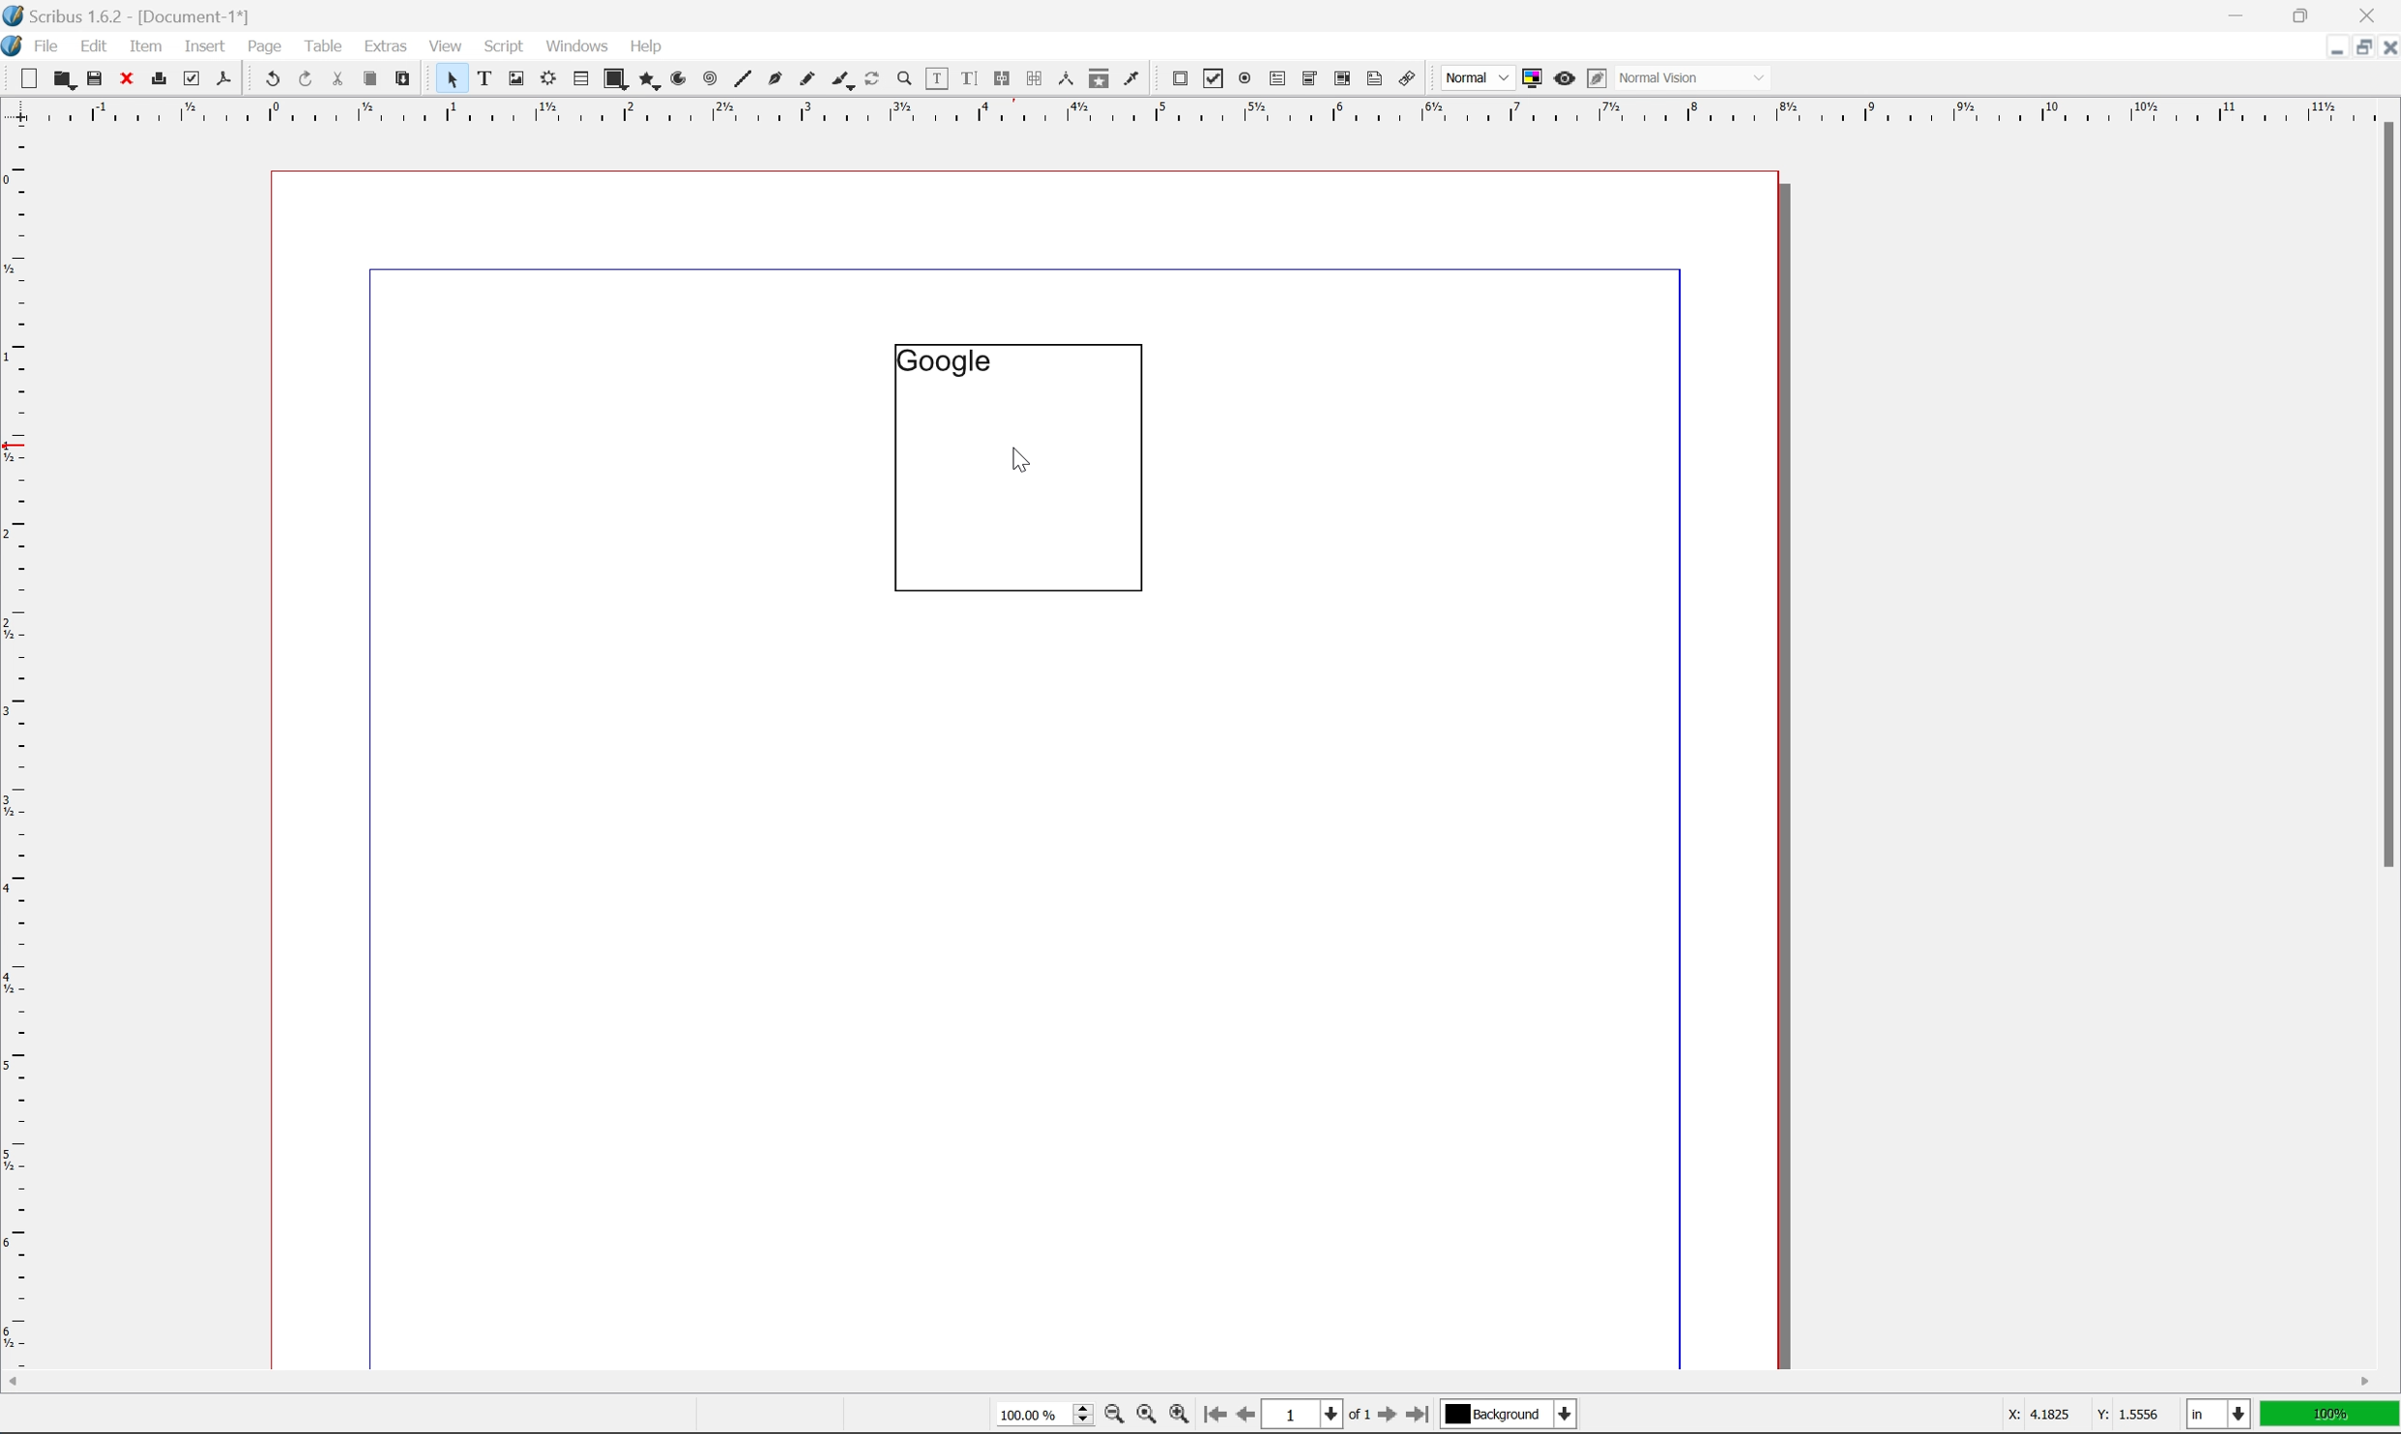 This screenshot has width=2401, height=1434. Describe the element at coordinates (307, 80) in the screenshot. I see `redo` at that location.